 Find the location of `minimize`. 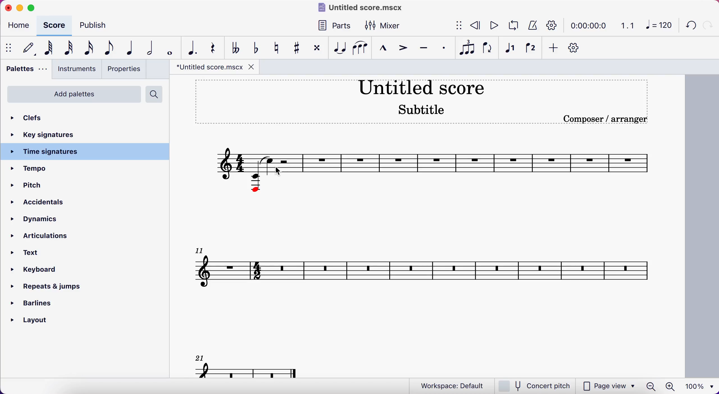

minimize is located at coordinates (19, 8).